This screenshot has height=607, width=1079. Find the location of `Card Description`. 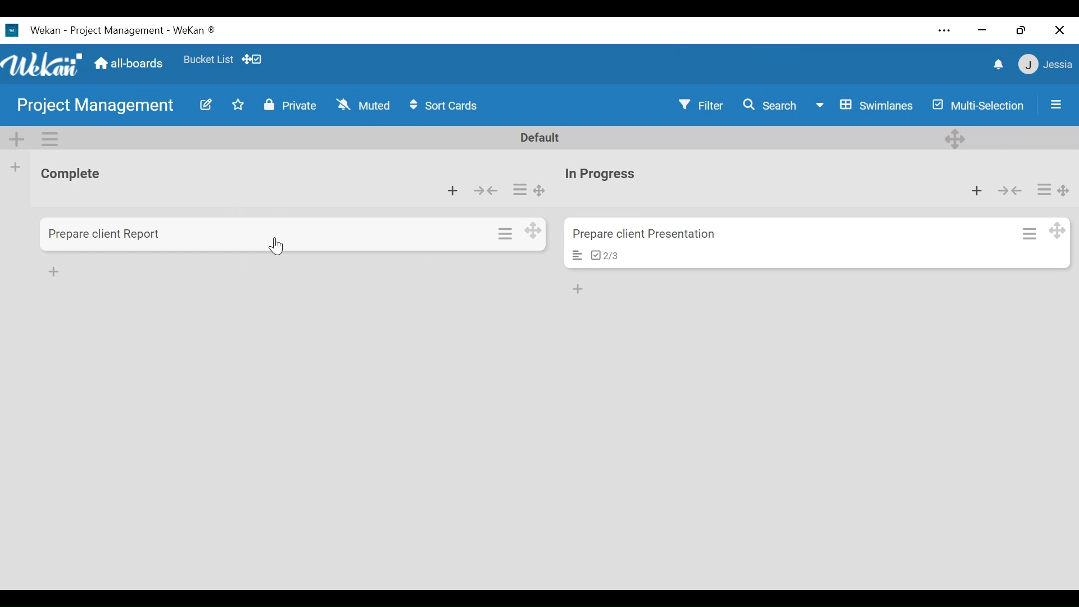

Card Description is located at coordinates (578, 255).